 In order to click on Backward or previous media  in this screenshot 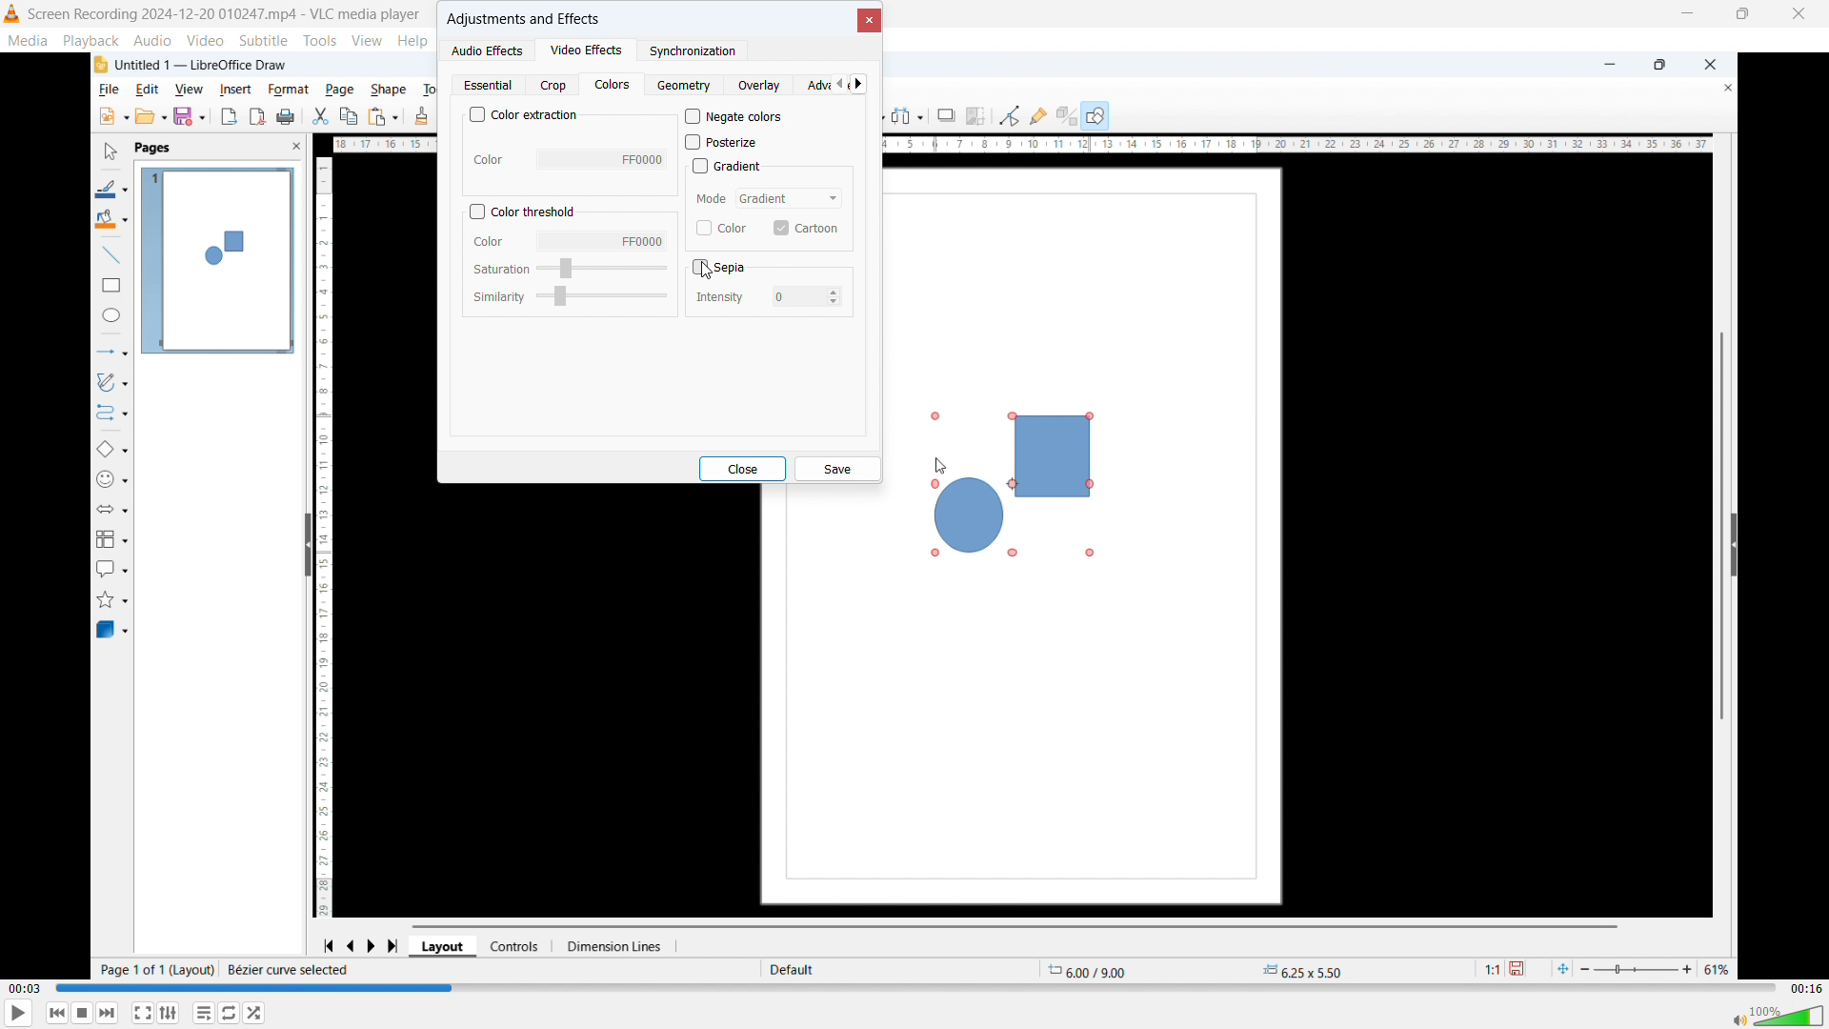, I will do `click(55, 1013)`.